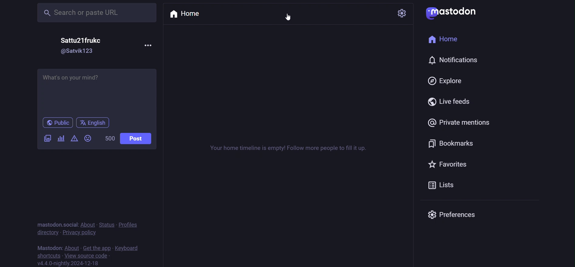 This screenshot has width=575, height=267. Describe the element at coordinates (71, 246) in the screenshot. I see `about` at that location.